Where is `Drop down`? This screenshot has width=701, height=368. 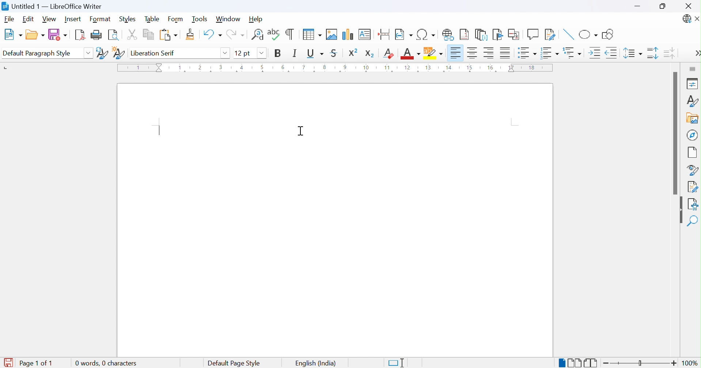 Drop down is located at coordinates (226, 53).